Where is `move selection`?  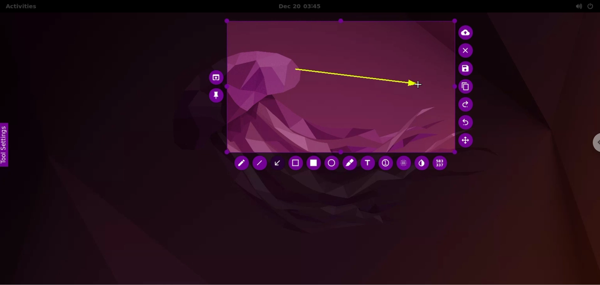 move selection is located at coordinates (468, 142).